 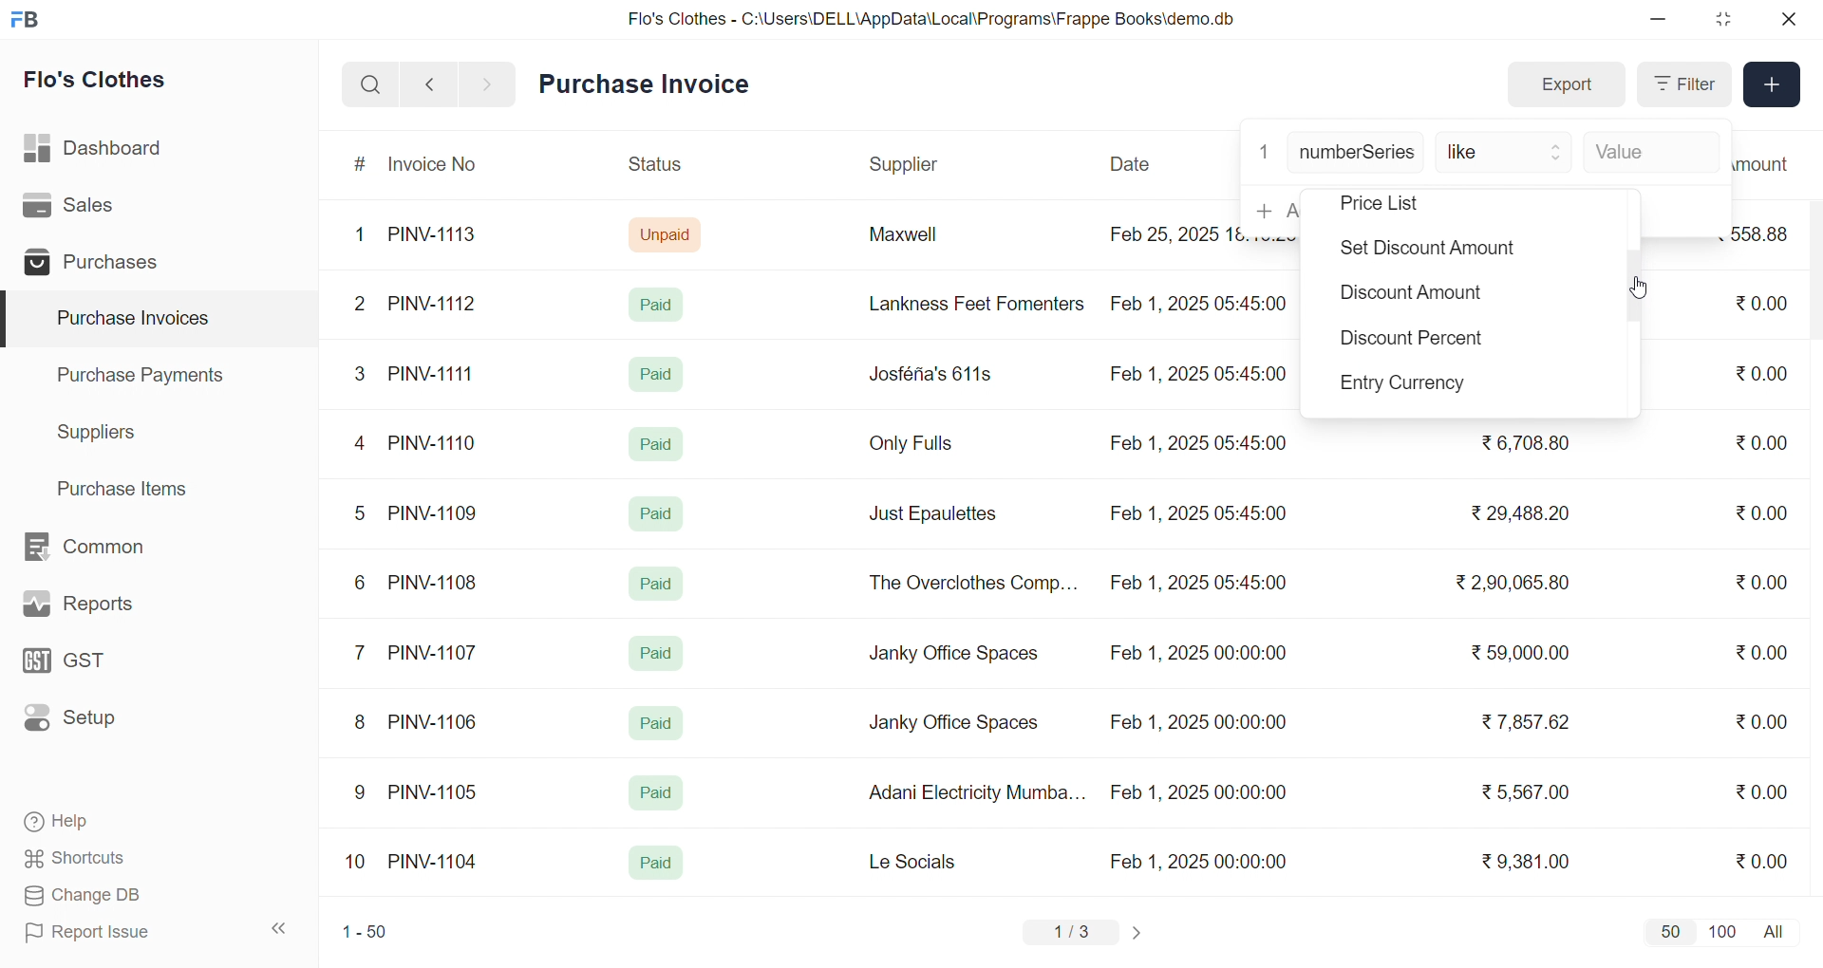 I want to click on 6, so click(x=360, y=582).